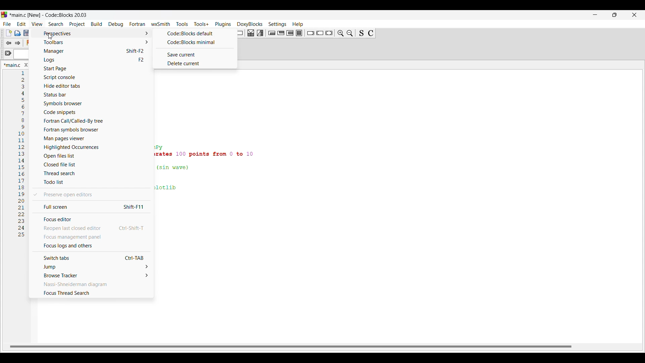  I want to click on Fortran symbols browser, so click(93, 130).